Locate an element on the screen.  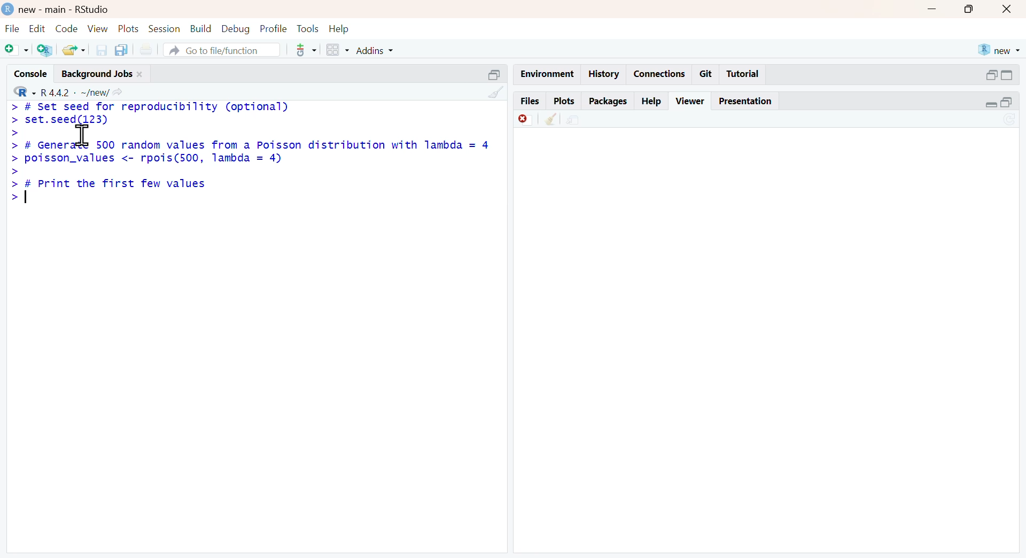
clean is located at coordinates (498, 92).